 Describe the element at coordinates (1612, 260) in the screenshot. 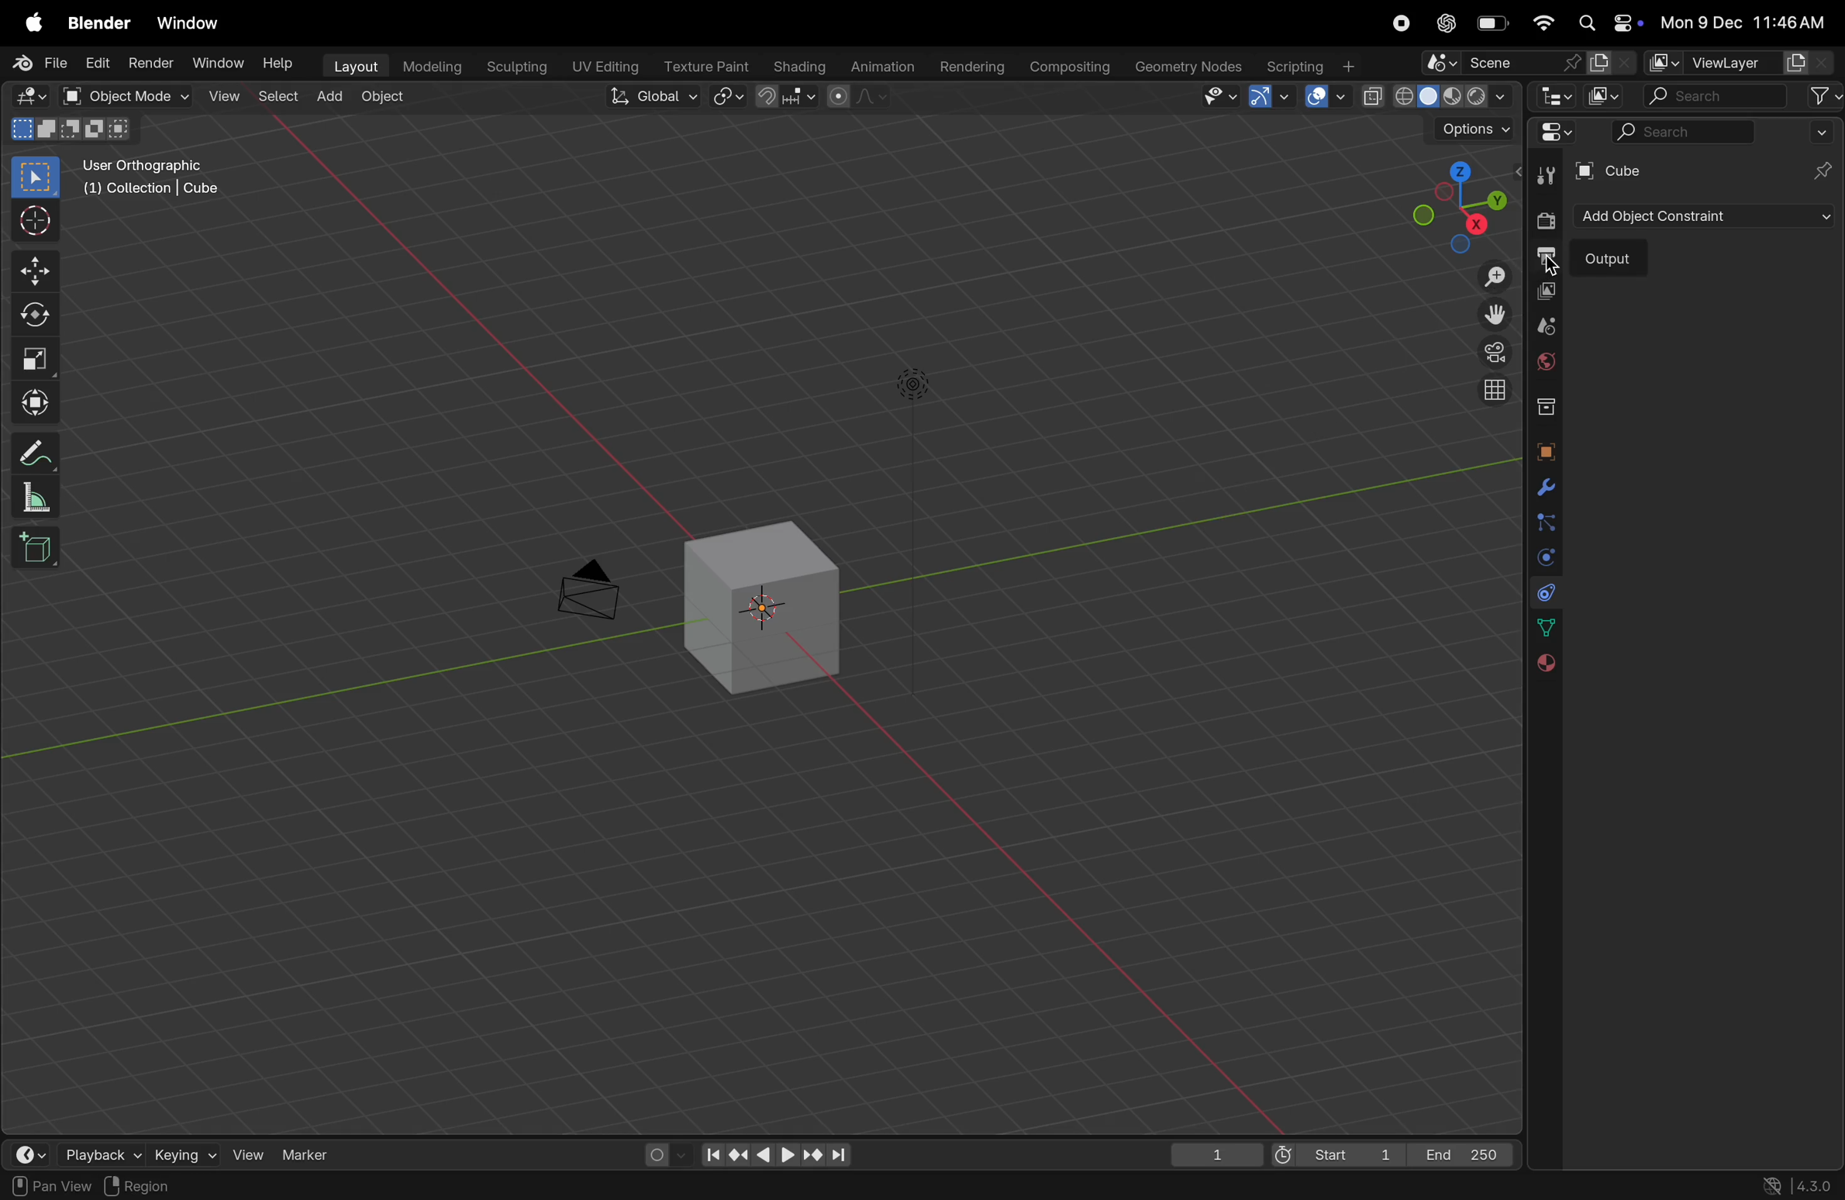

I see `output` at that location.